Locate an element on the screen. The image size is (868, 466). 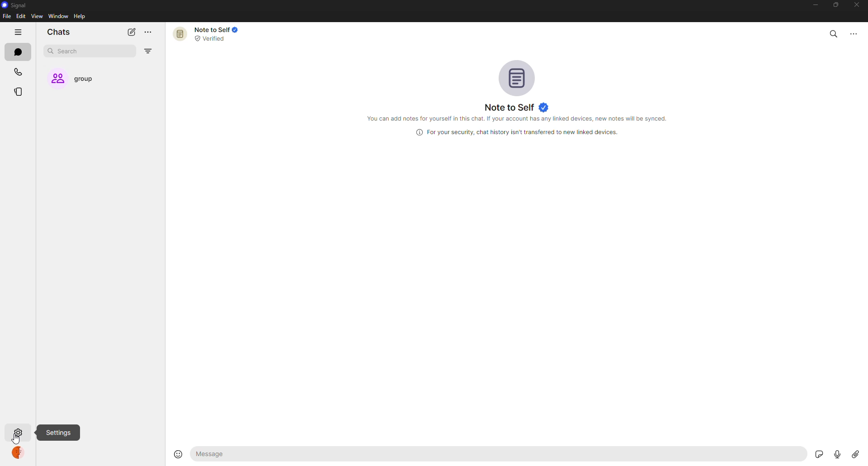
search is located at coordinates (71, 51).